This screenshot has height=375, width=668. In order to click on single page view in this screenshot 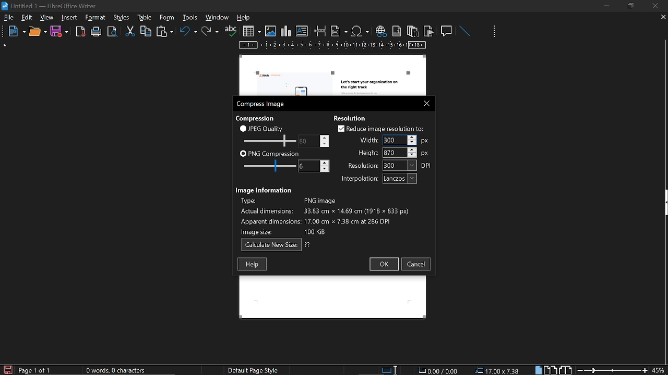, I will do `click(540, 370)`.